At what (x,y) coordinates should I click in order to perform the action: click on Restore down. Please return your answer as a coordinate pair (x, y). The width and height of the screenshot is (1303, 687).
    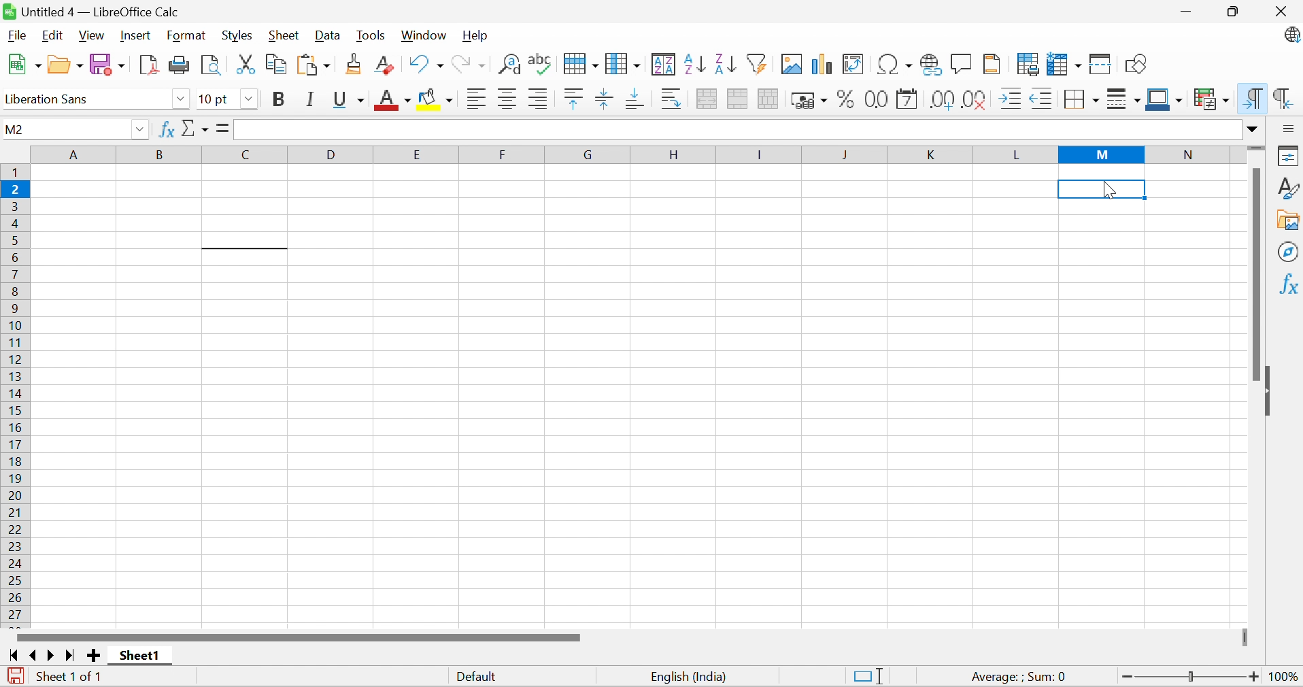
    Looking at the image, I should click on (1236, 13).